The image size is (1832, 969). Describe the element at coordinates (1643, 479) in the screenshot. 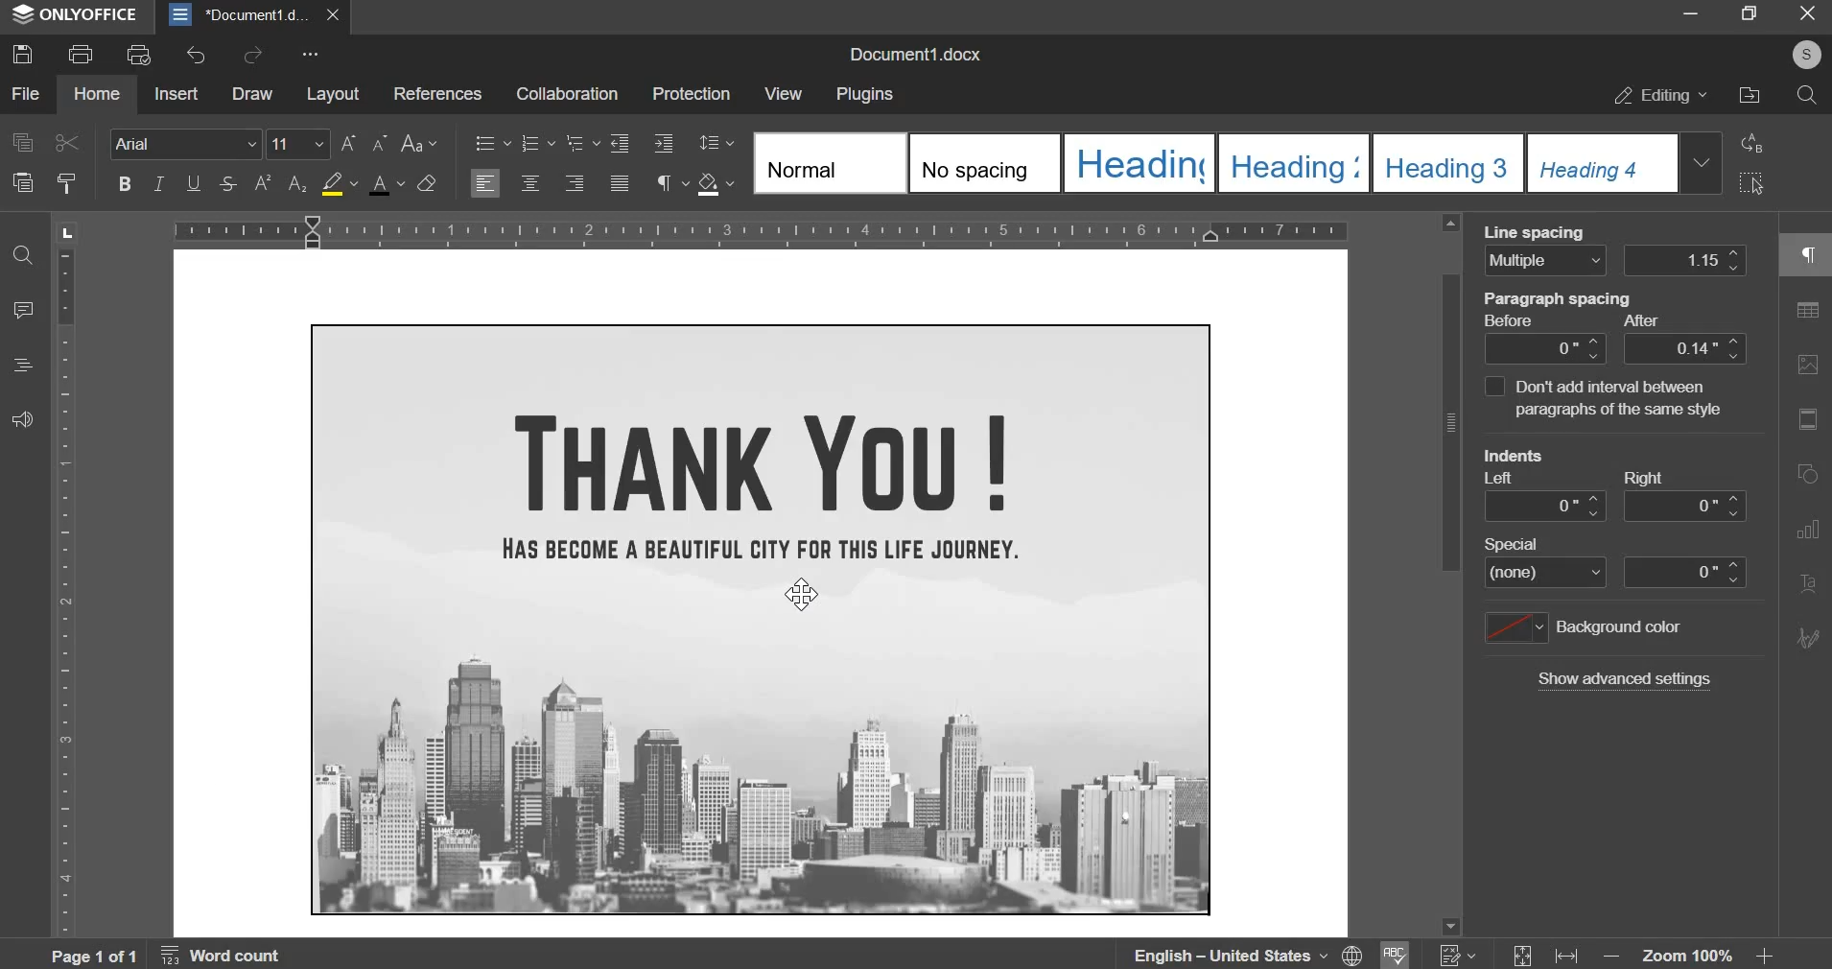

I see `right` at that location.